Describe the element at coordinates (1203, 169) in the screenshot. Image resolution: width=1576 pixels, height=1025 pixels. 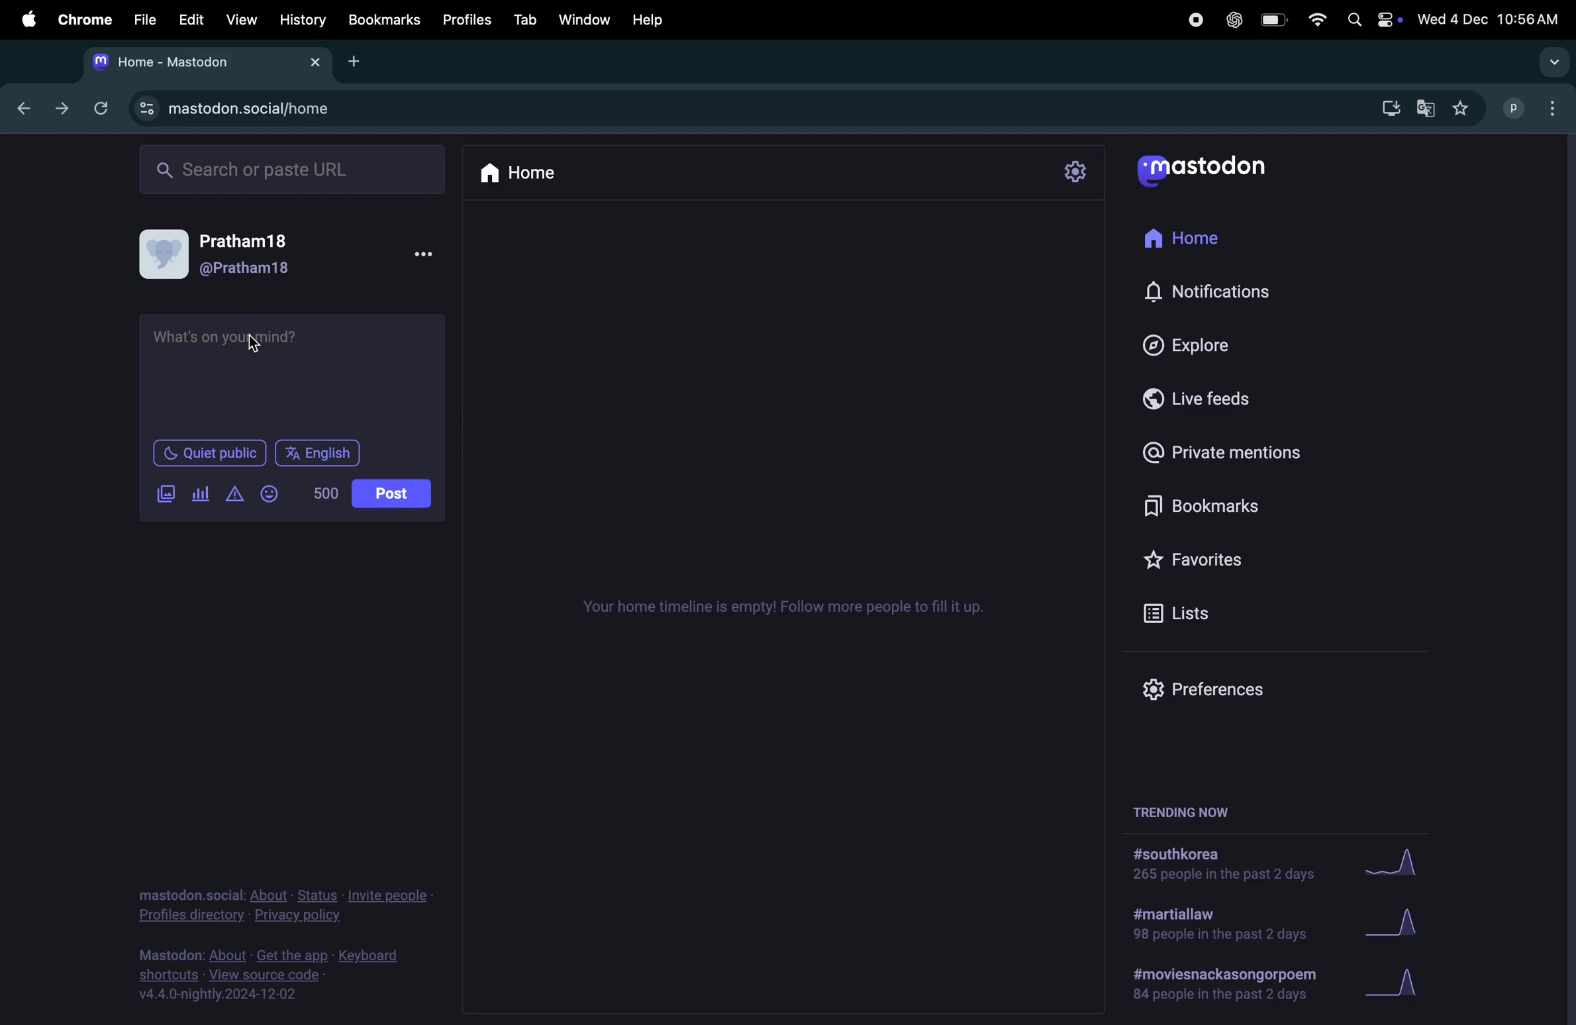
I see `mastodon` at that location.